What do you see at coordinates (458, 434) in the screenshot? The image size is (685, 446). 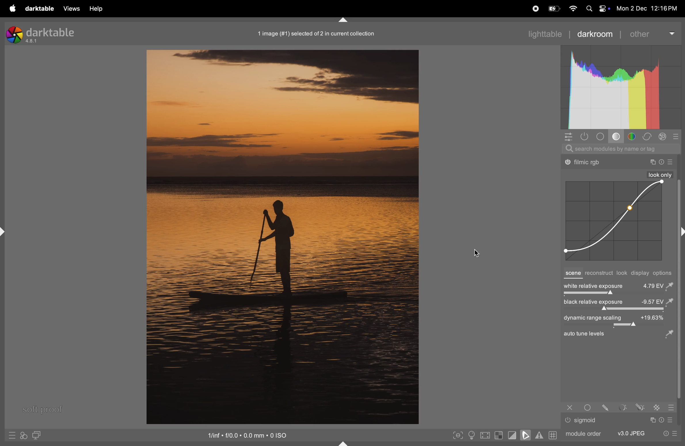 I see `toggle focus peaking mode` at bounding box center [458, 434].